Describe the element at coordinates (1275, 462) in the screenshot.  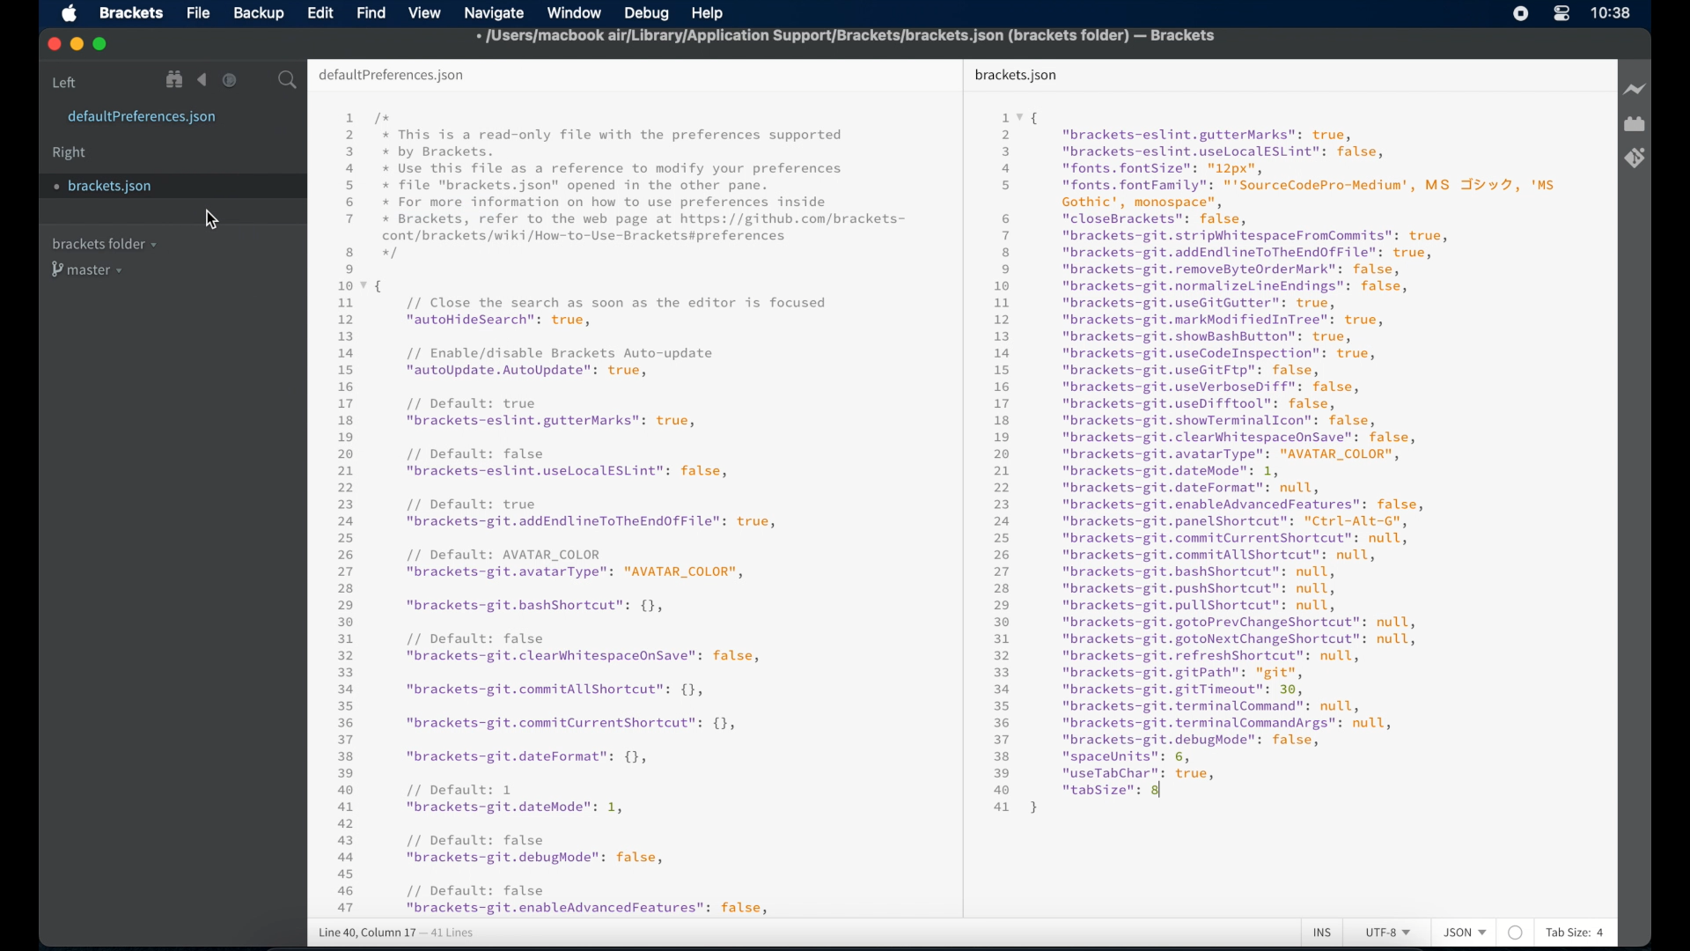
I see `json syntax` at that location.